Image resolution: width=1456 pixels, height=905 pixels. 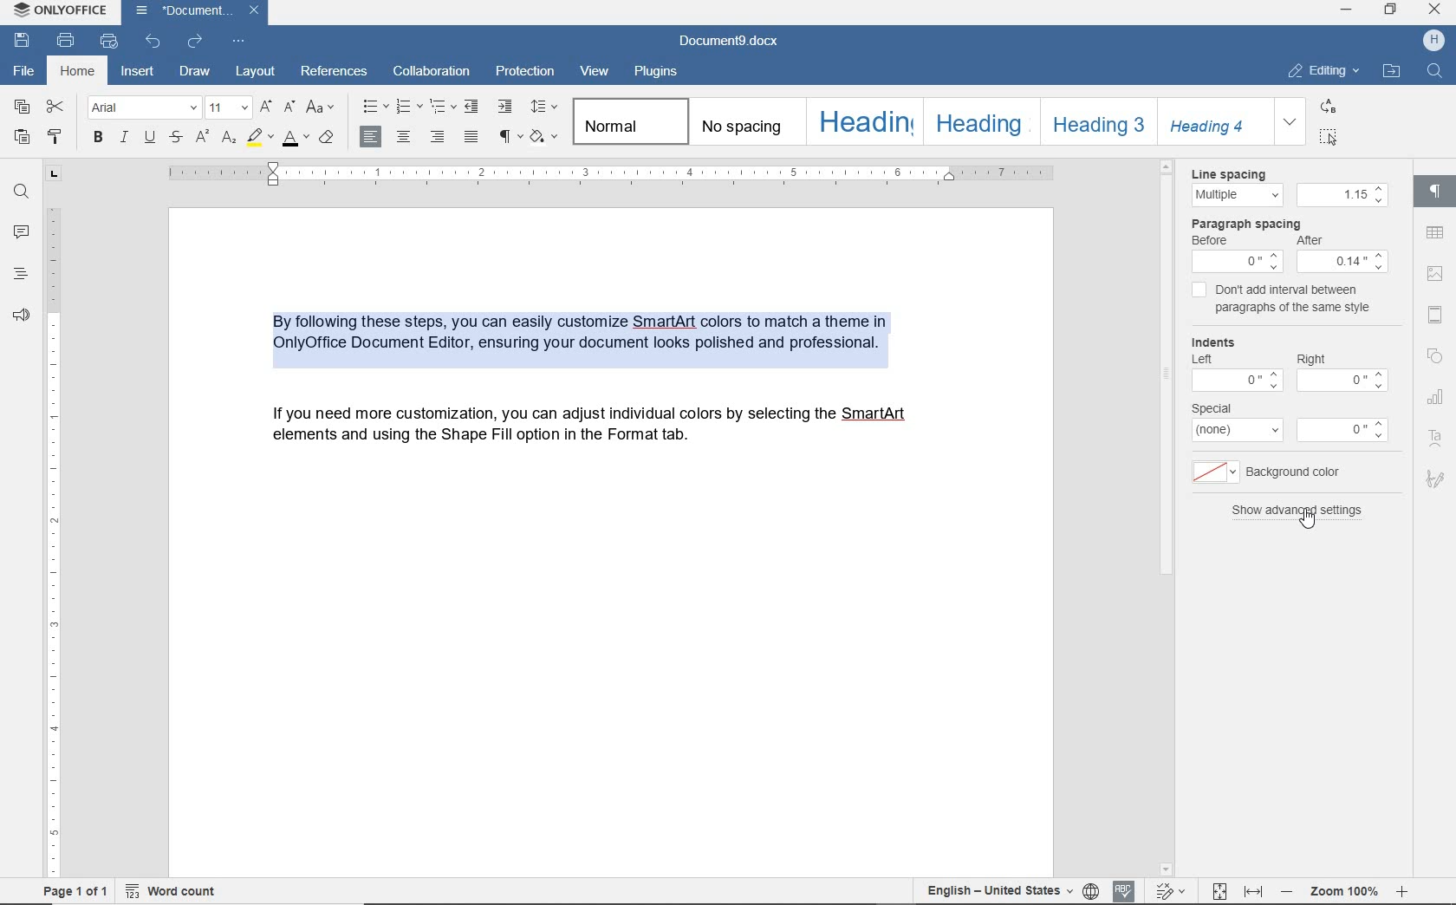 I want to click on home, so click(x=75, y=69).